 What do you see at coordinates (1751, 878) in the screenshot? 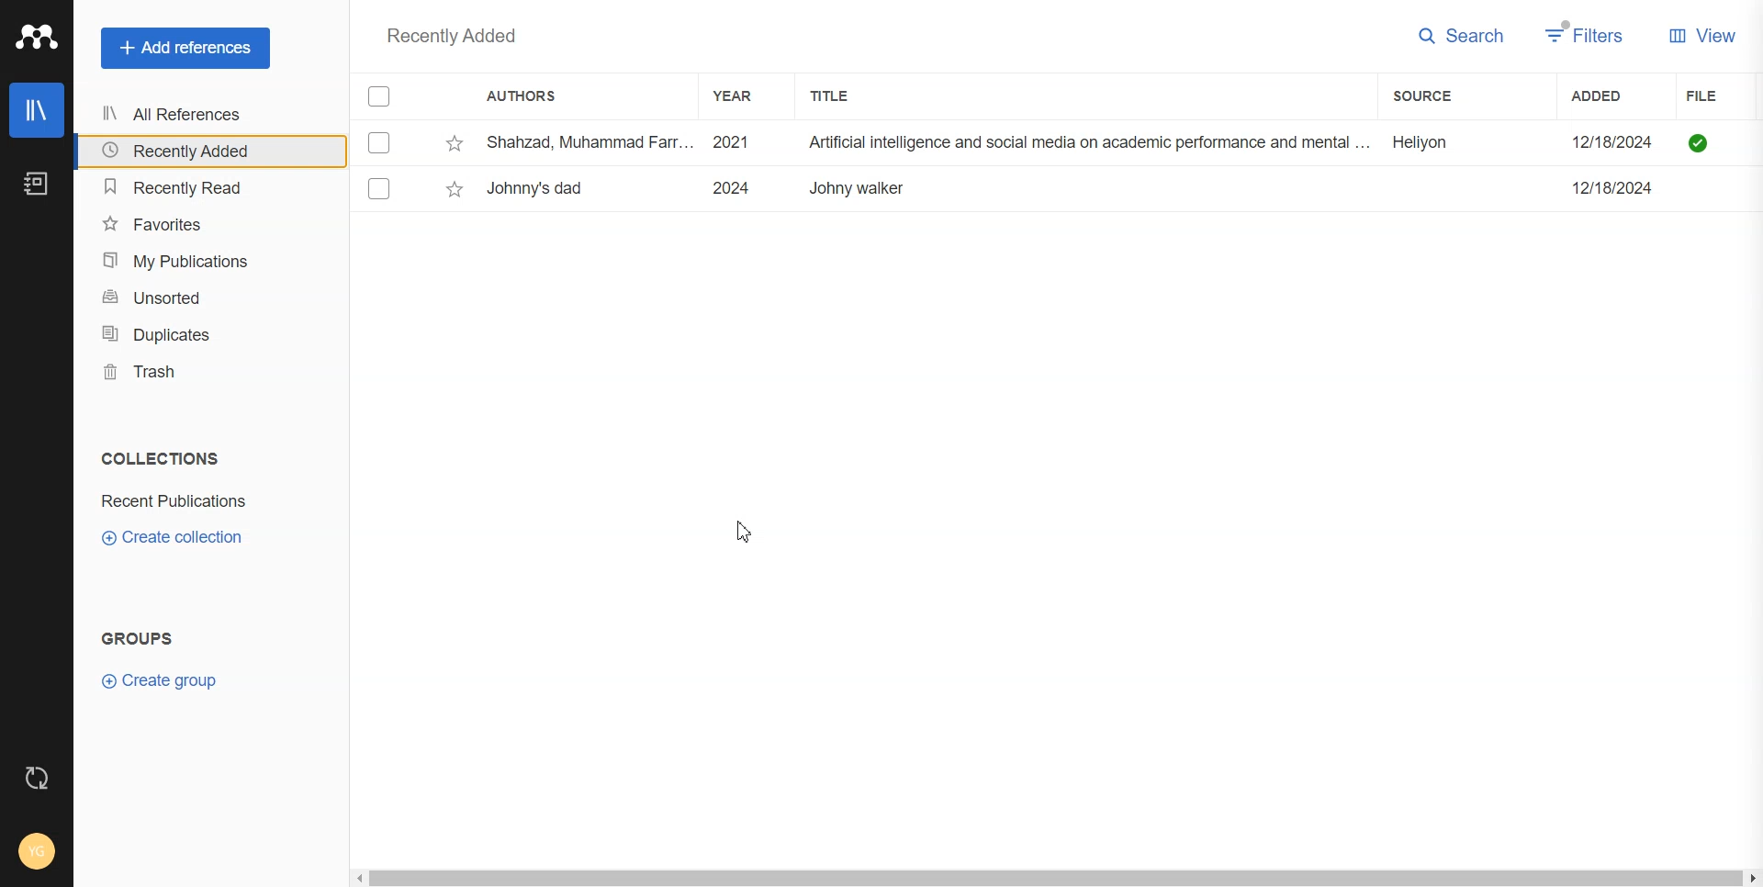
I see `scroll right` at bounding box center [1751, 878].